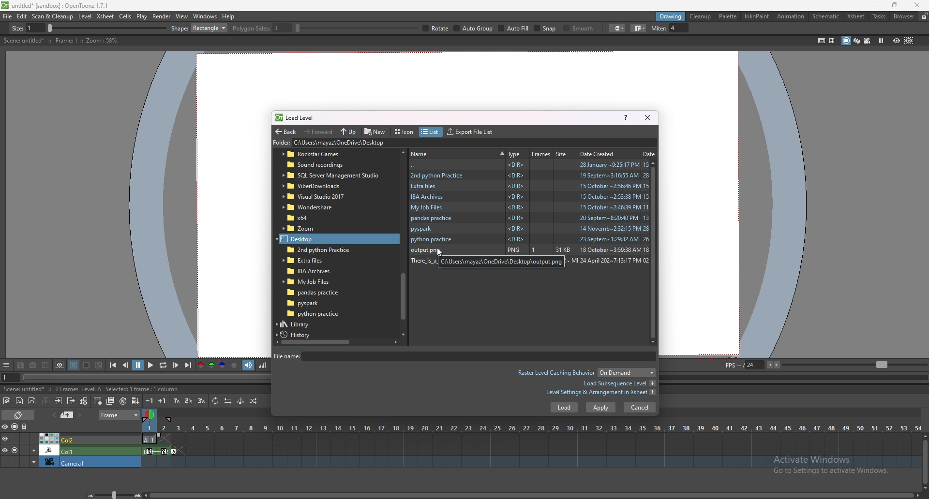 The height and width of the screenshot is (499, 929). I want to click on close, so click(646, 117).